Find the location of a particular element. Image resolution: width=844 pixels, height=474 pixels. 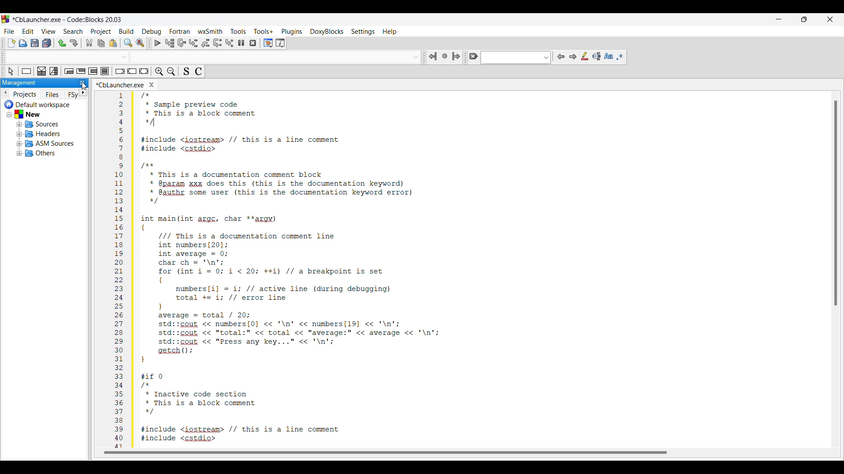

Tools menu is located at coordinates (238, 31).